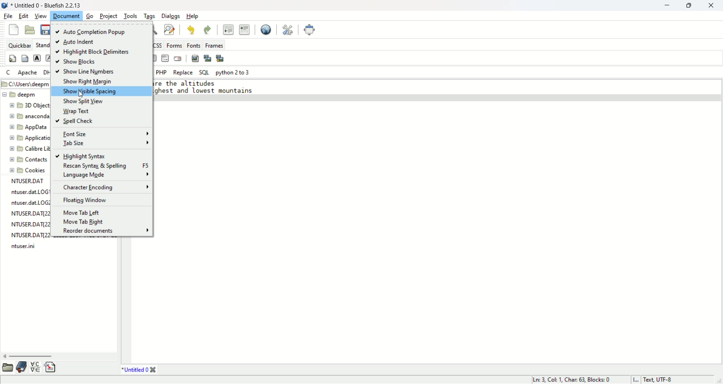 The width and height of the screenshot is (723, 384). What do you see at coordinates (228, 30) in the screenshot?
I see `unindent` at bounding box center [228, 30].